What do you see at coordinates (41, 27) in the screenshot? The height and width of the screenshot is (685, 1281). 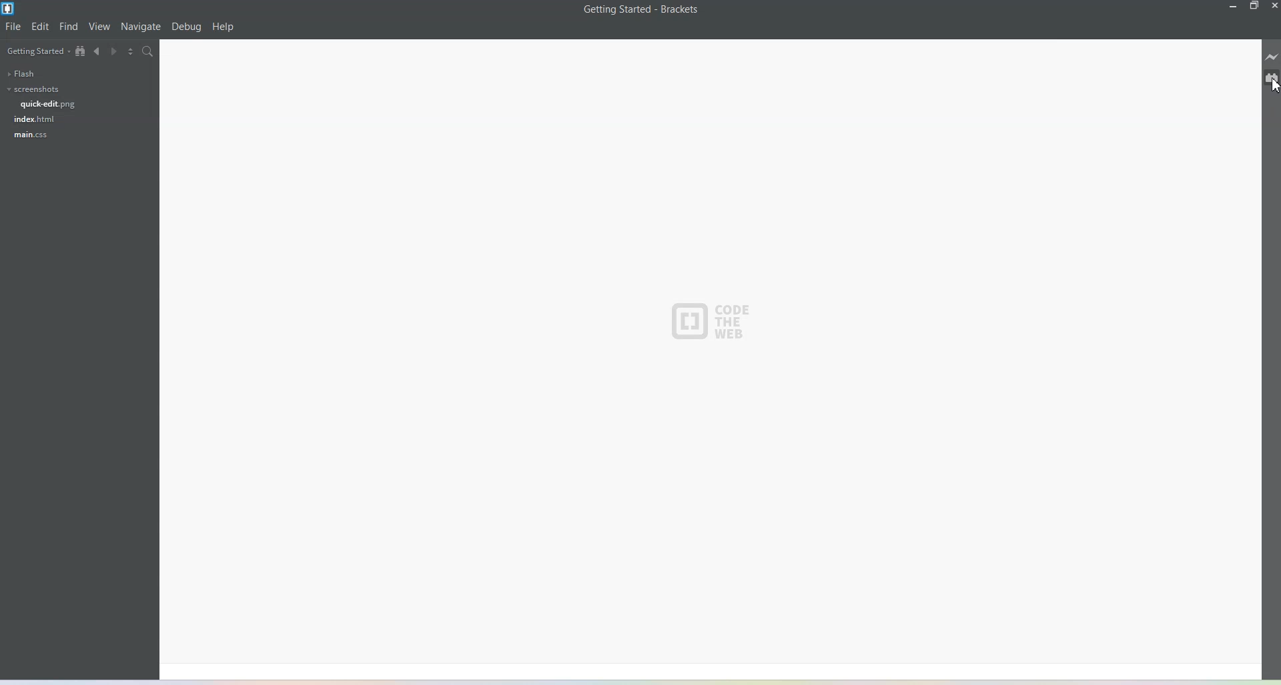 I see `Edit` at bounding box center [41, 27].